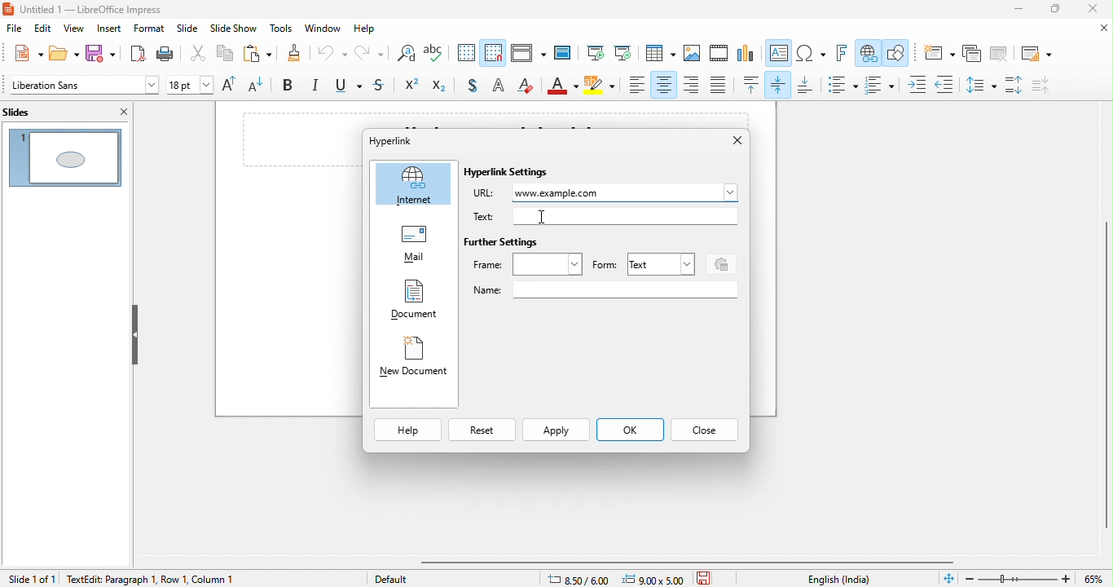 The height and width of the screenshot is (587, 1113). Describe the element at coordinates (637, 85) in the screenshot. I see `align left` at that location.